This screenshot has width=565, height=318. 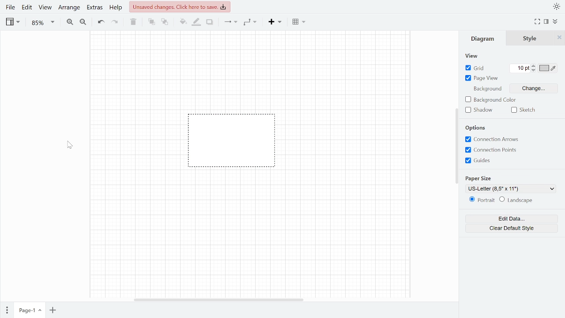 I want to click on Background color, so click(x=497, y=100).